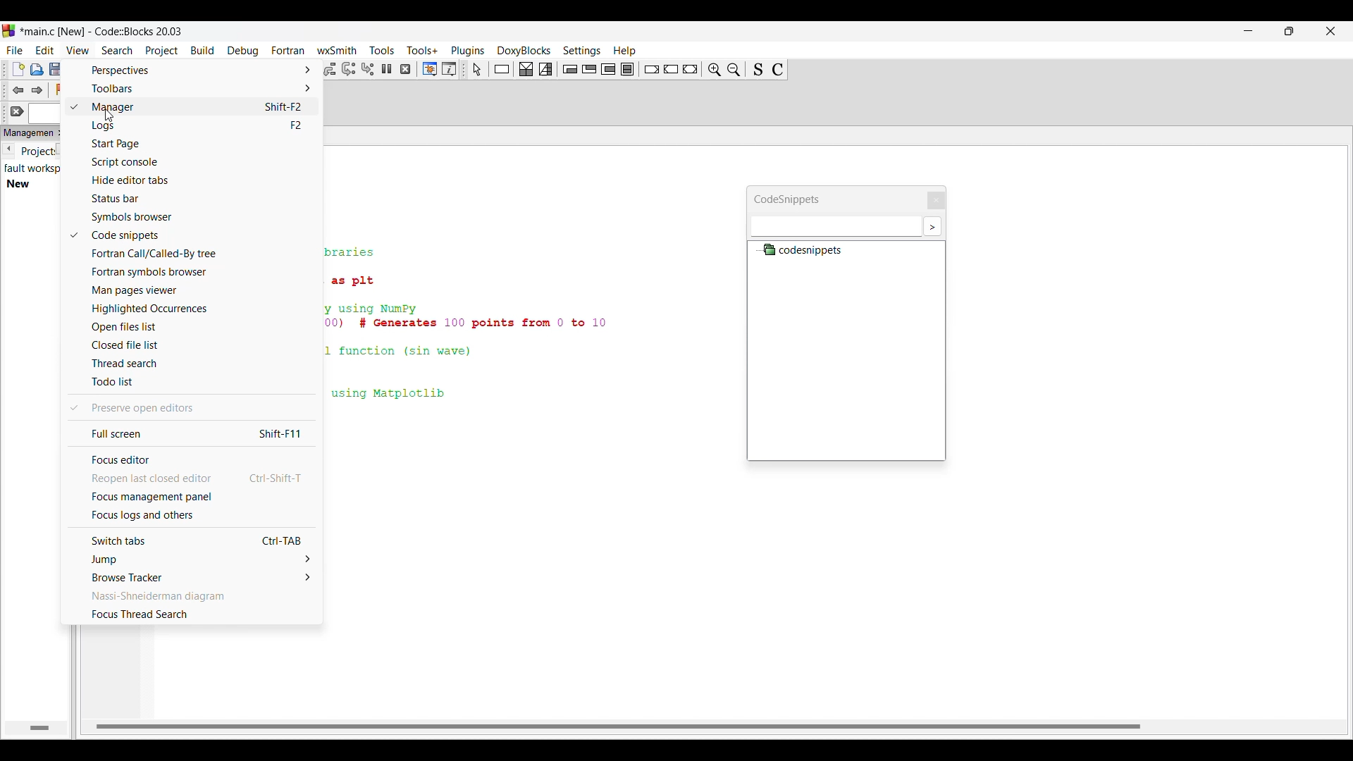  Describe the element at coordinates (202, 50) in the screenshot. I see `Build menu` at that location.